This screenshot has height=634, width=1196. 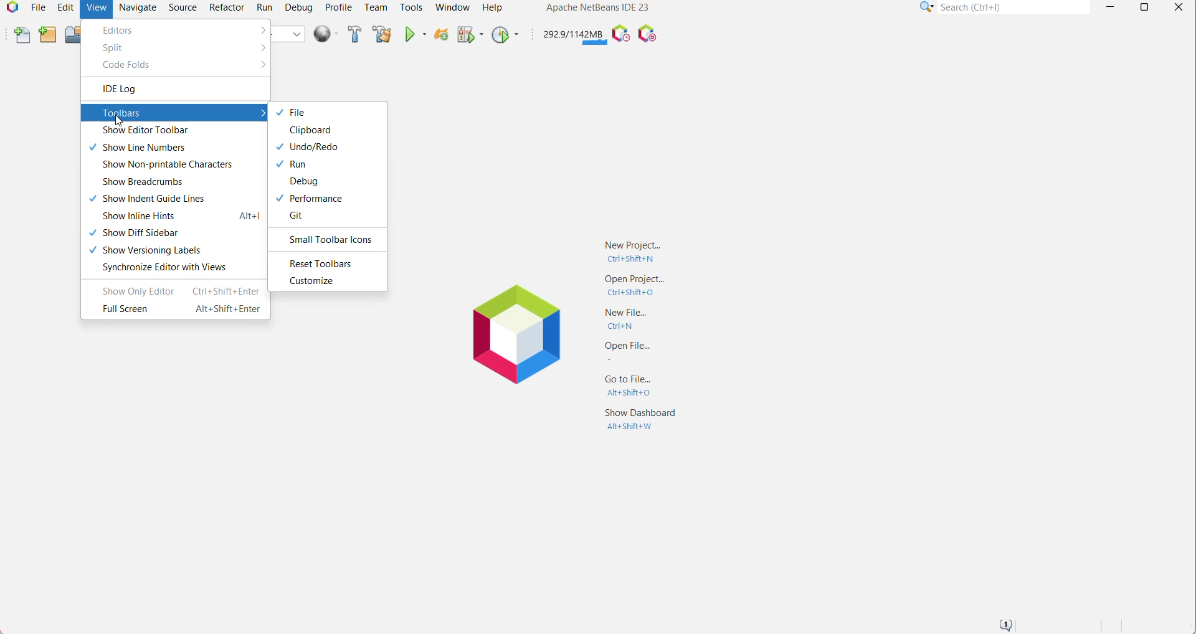 I want to click on Close, so click(x=1179, y=8).